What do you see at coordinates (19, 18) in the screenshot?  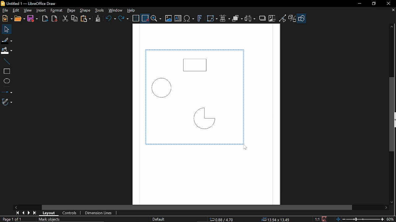 I see `Open` at bounding box center [19, 18].